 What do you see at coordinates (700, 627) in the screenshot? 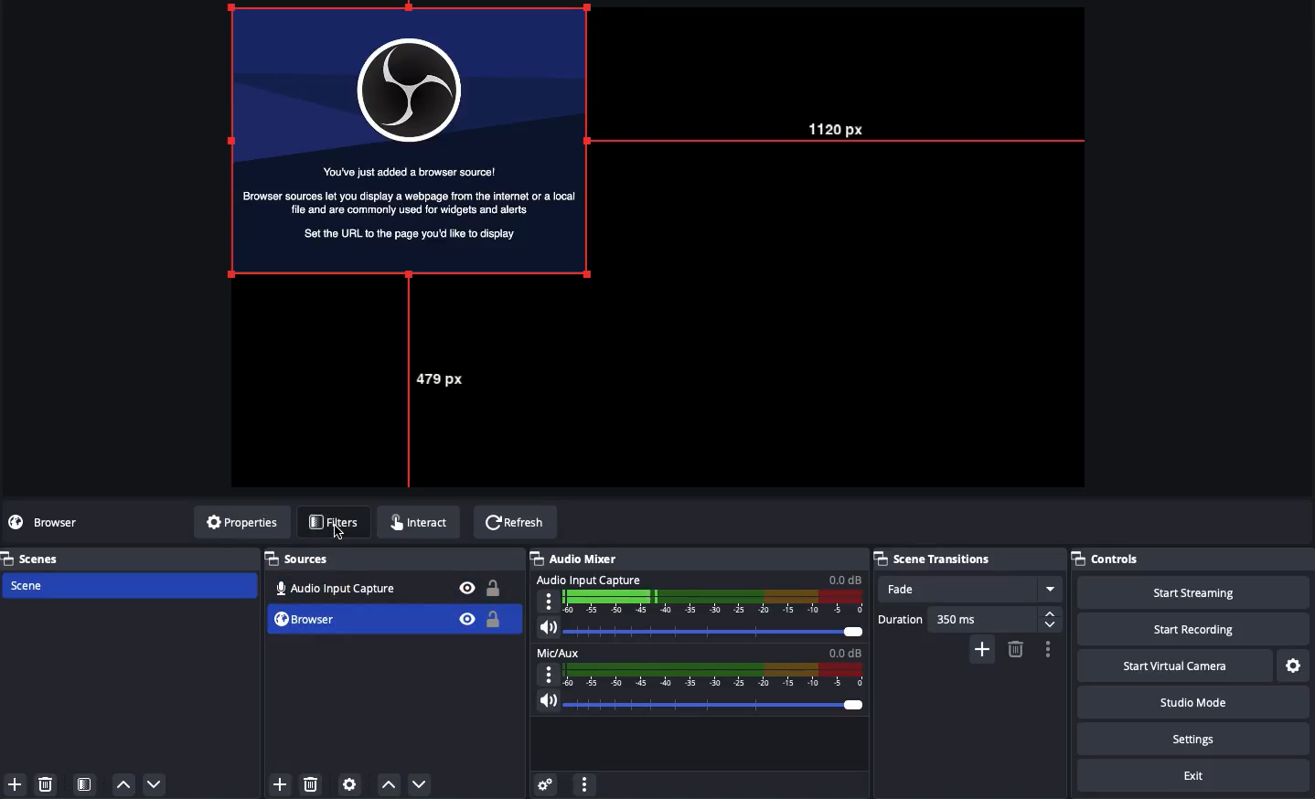
I see `Volume` at bounding box center [700, 627].